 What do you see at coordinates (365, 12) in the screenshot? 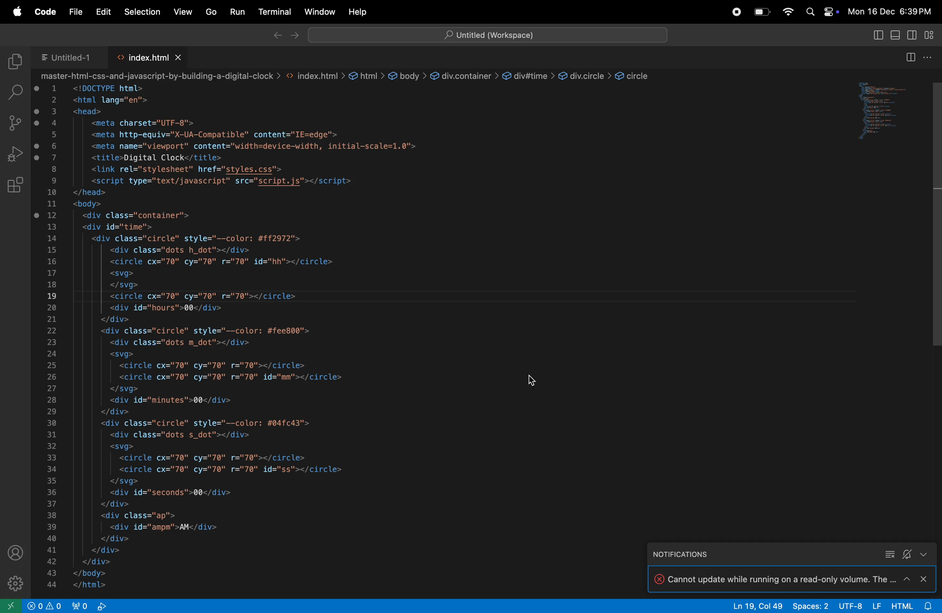
I see `help` at bounding box center [365, 12].